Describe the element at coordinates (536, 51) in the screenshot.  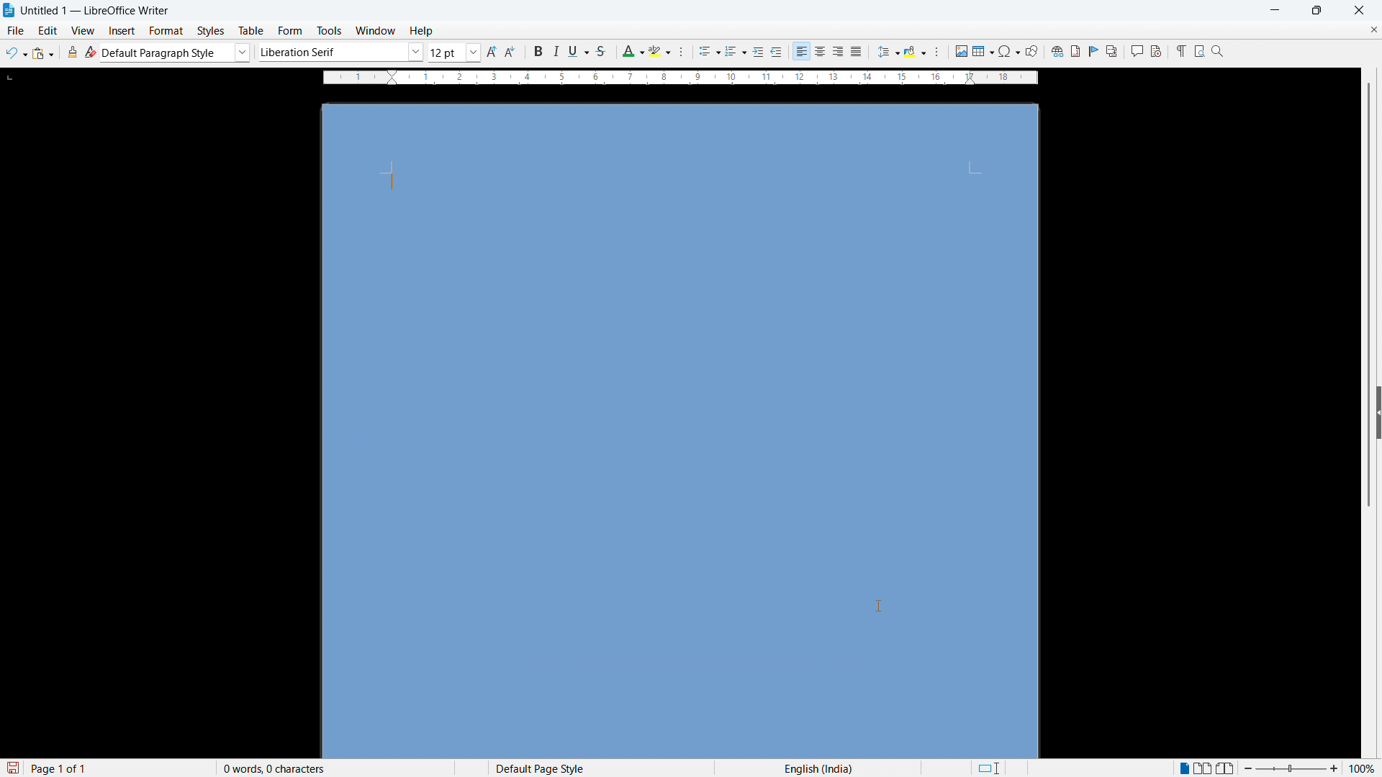
I see `Bold ` at that location.